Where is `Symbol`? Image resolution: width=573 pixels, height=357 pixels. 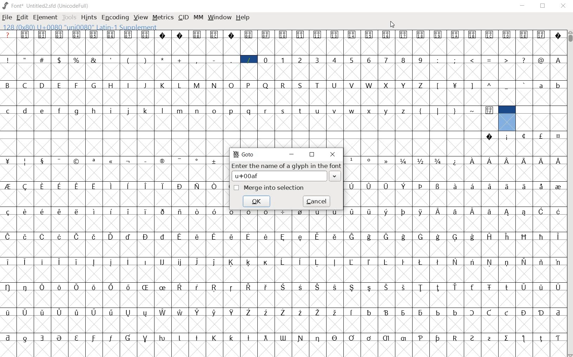
Symbol is located at coordinates (557, 237).